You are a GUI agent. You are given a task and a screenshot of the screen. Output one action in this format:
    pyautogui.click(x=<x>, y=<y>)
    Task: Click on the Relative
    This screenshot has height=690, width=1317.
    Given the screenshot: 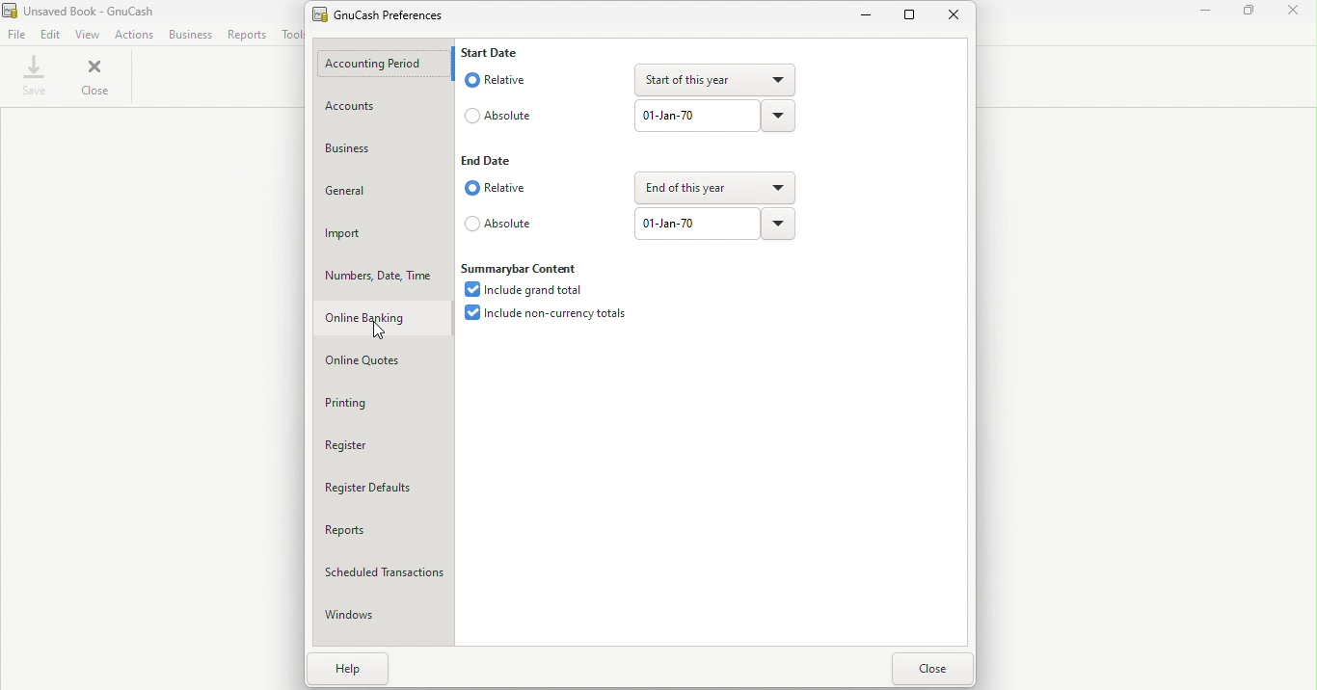 What is the action you would take?
    pyautogui.click(x=497, y=81)
    